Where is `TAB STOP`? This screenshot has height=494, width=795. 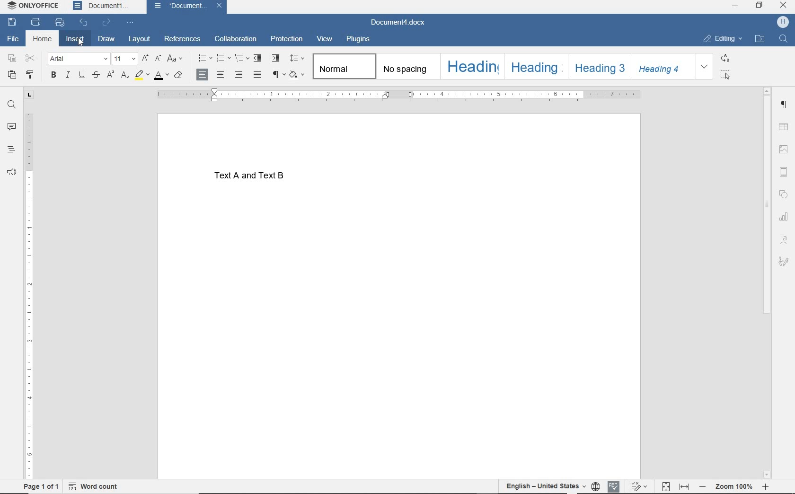 TAB STOP is located at coordinates (29, 95).